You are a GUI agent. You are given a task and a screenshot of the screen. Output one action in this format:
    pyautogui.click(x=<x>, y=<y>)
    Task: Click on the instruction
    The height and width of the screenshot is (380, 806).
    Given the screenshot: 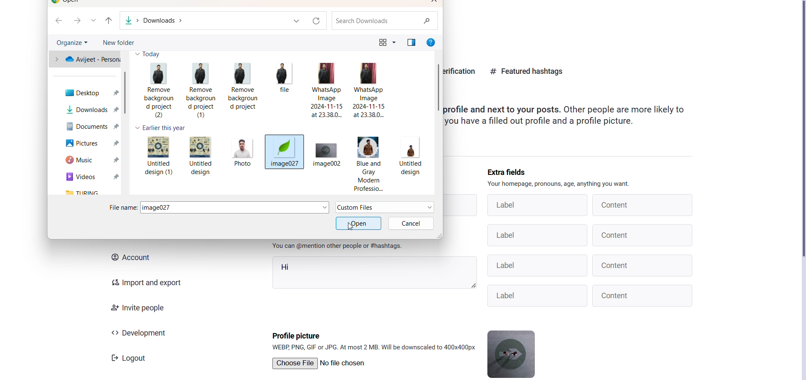 What is the action you would take?
    pyautogui.click(x=560, y=185)
    